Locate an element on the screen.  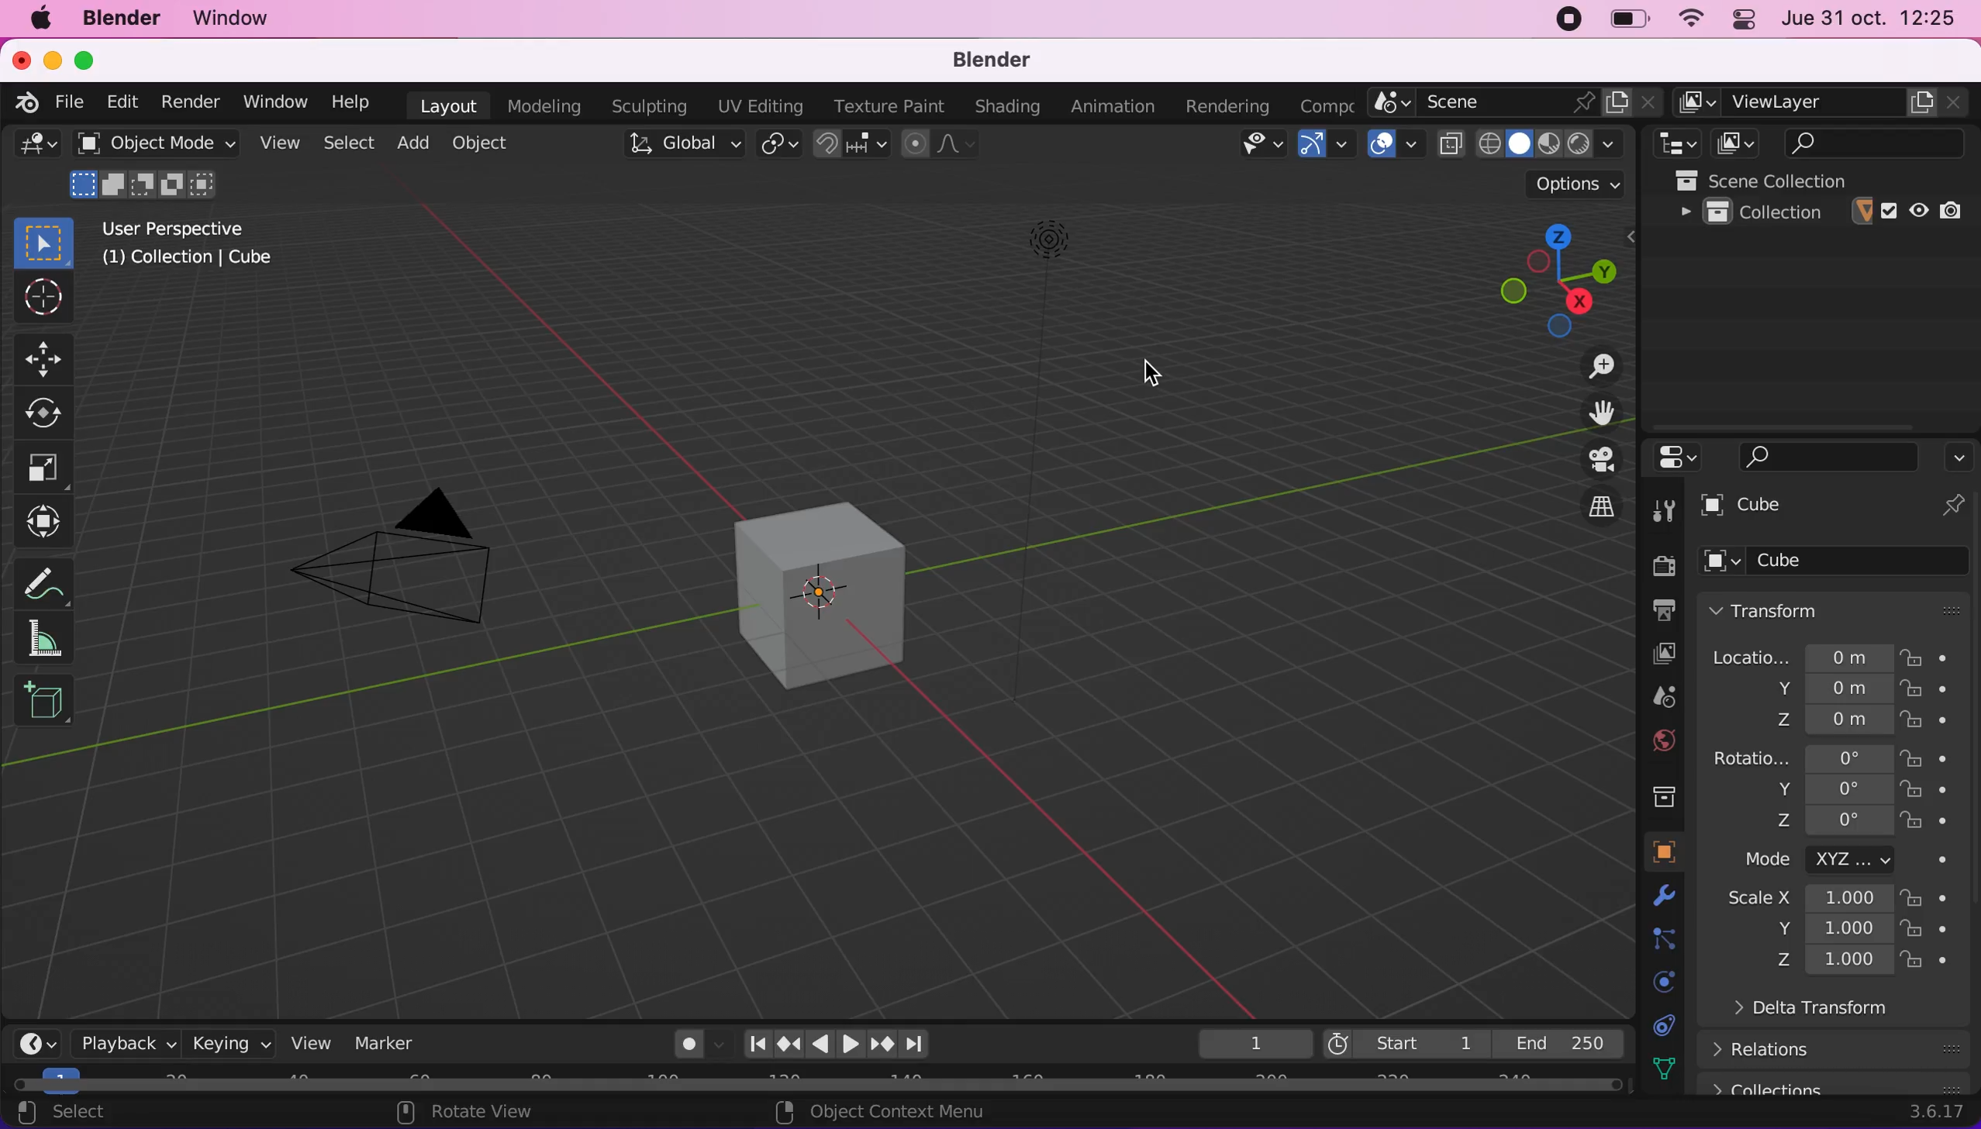
proportional editing objects is located at coordinates (938, 143).